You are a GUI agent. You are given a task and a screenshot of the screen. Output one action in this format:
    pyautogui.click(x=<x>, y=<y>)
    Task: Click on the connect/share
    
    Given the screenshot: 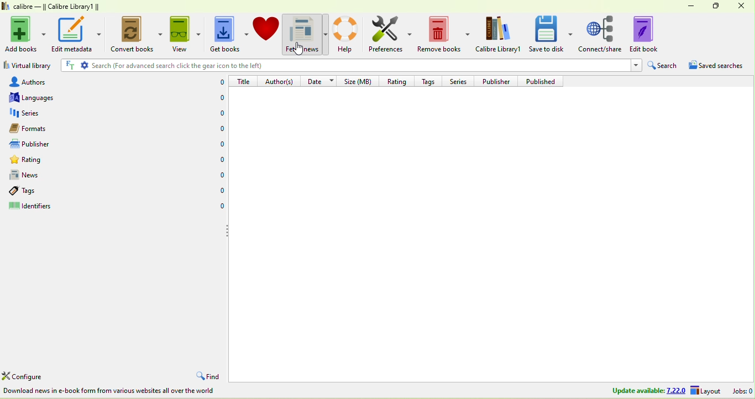 What is the action you would take?
    pyautogui.click(x=602, y=34)
    